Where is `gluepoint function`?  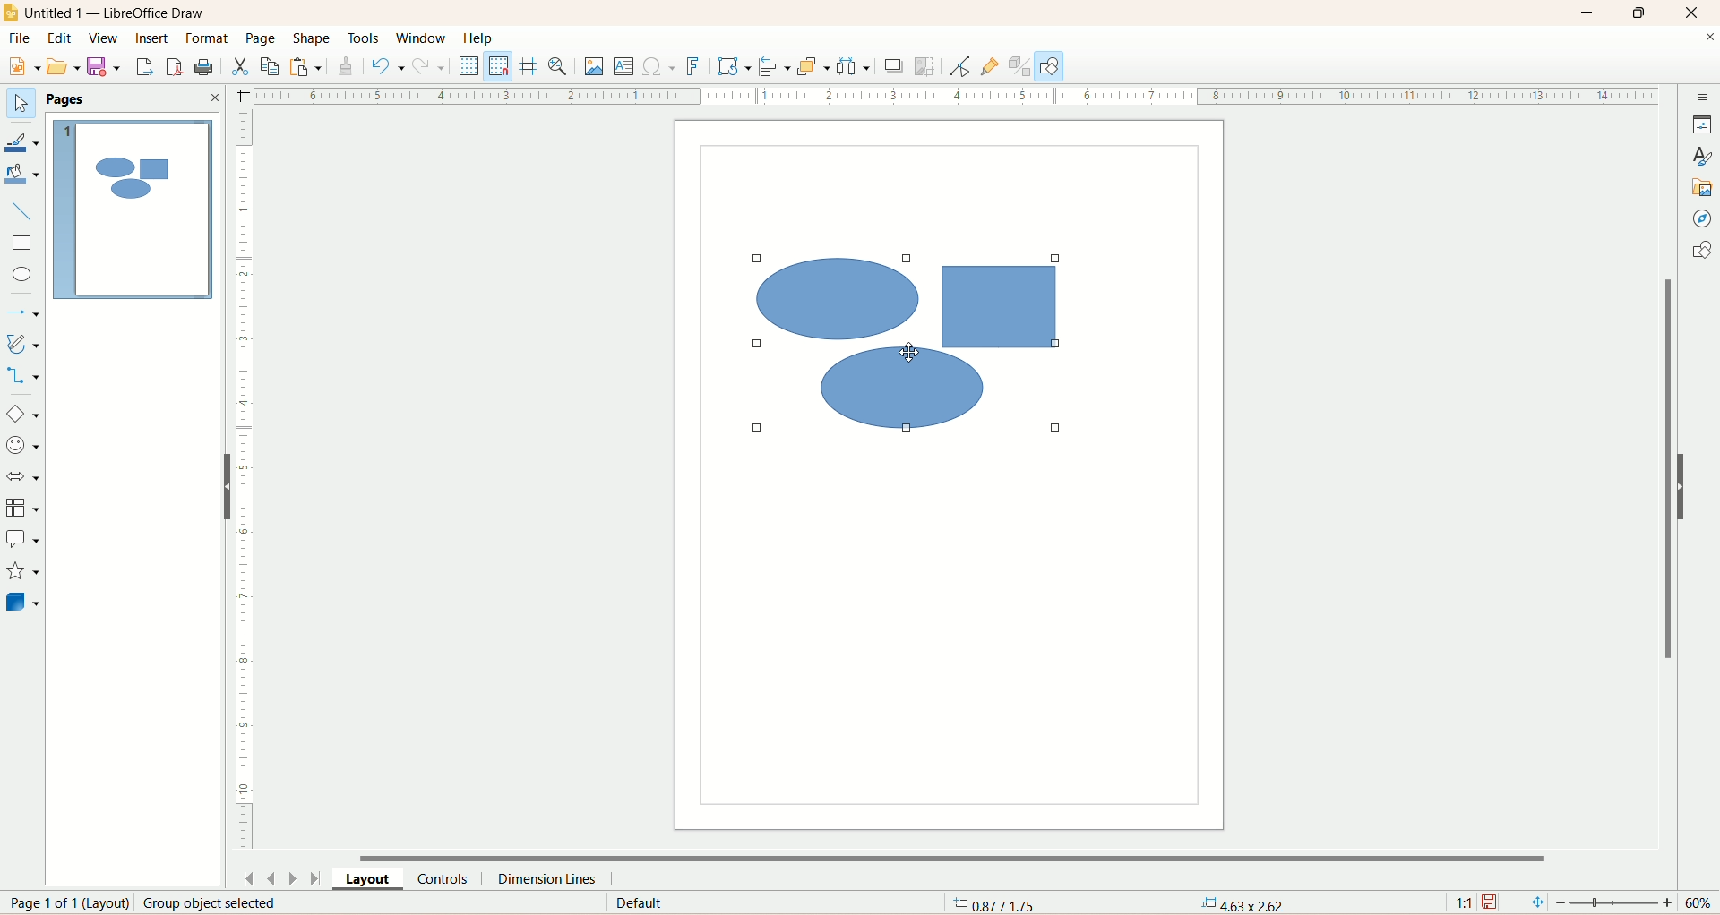 gluepoint function is located at coordinates (988, 67).